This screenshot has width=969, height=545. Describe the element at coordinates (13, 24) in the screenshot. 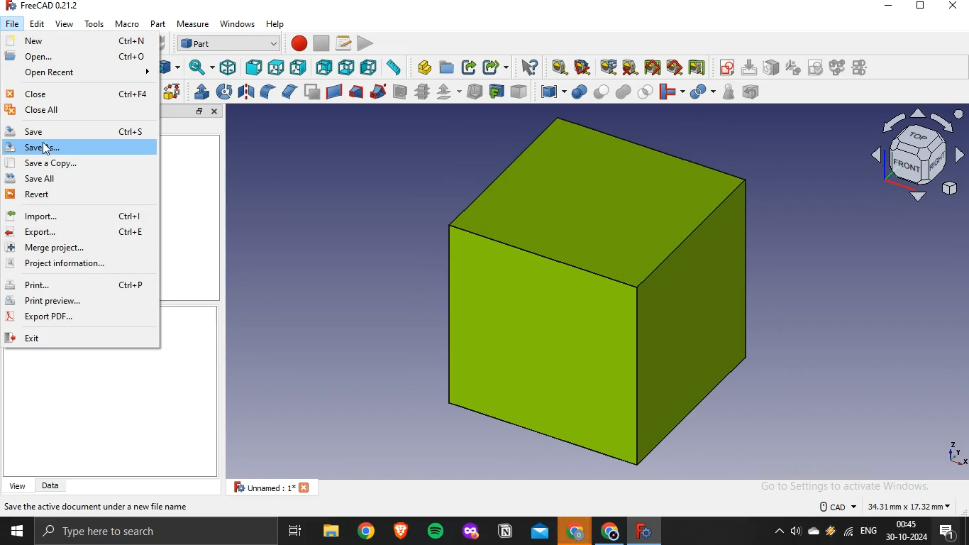

I see `file` at that location.